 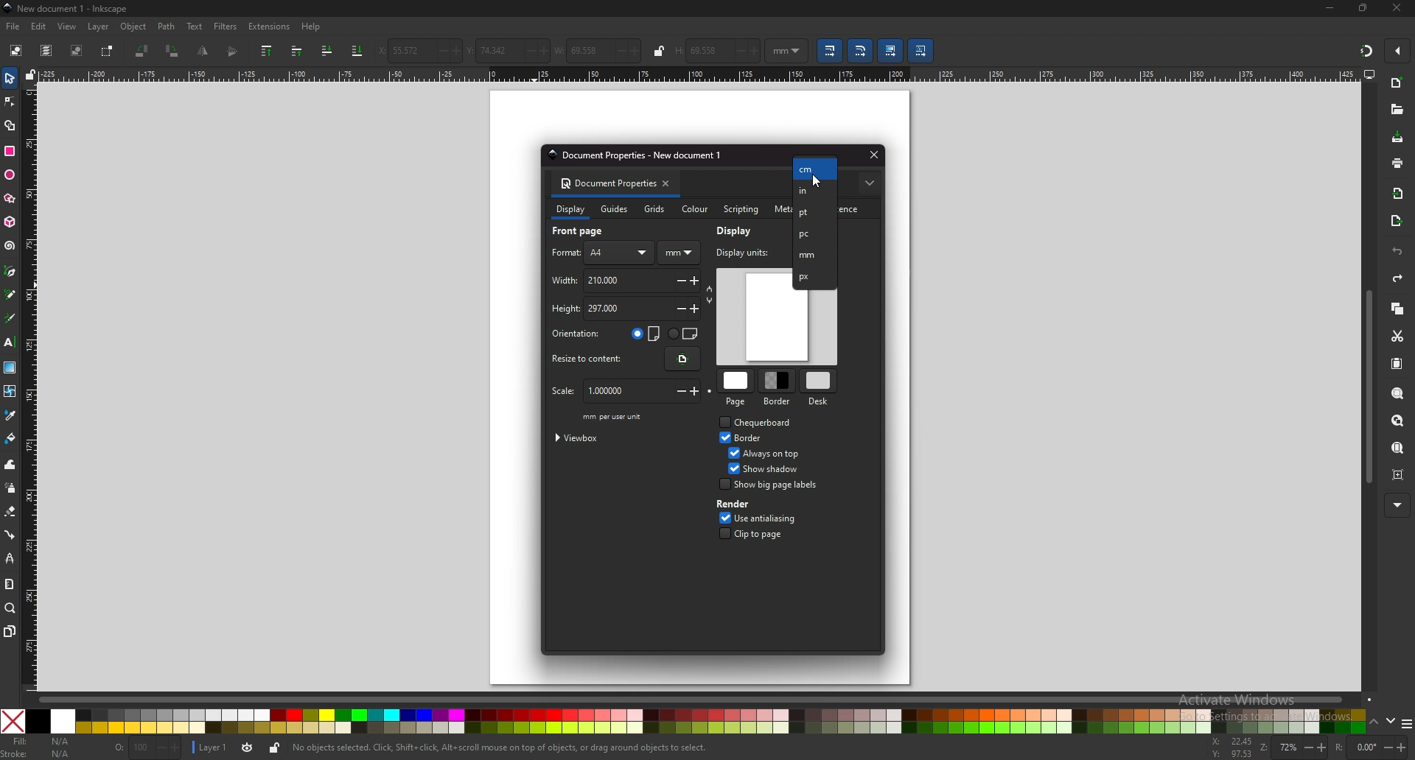 I want to click on enable snapping, so click(x=1394, y=51).